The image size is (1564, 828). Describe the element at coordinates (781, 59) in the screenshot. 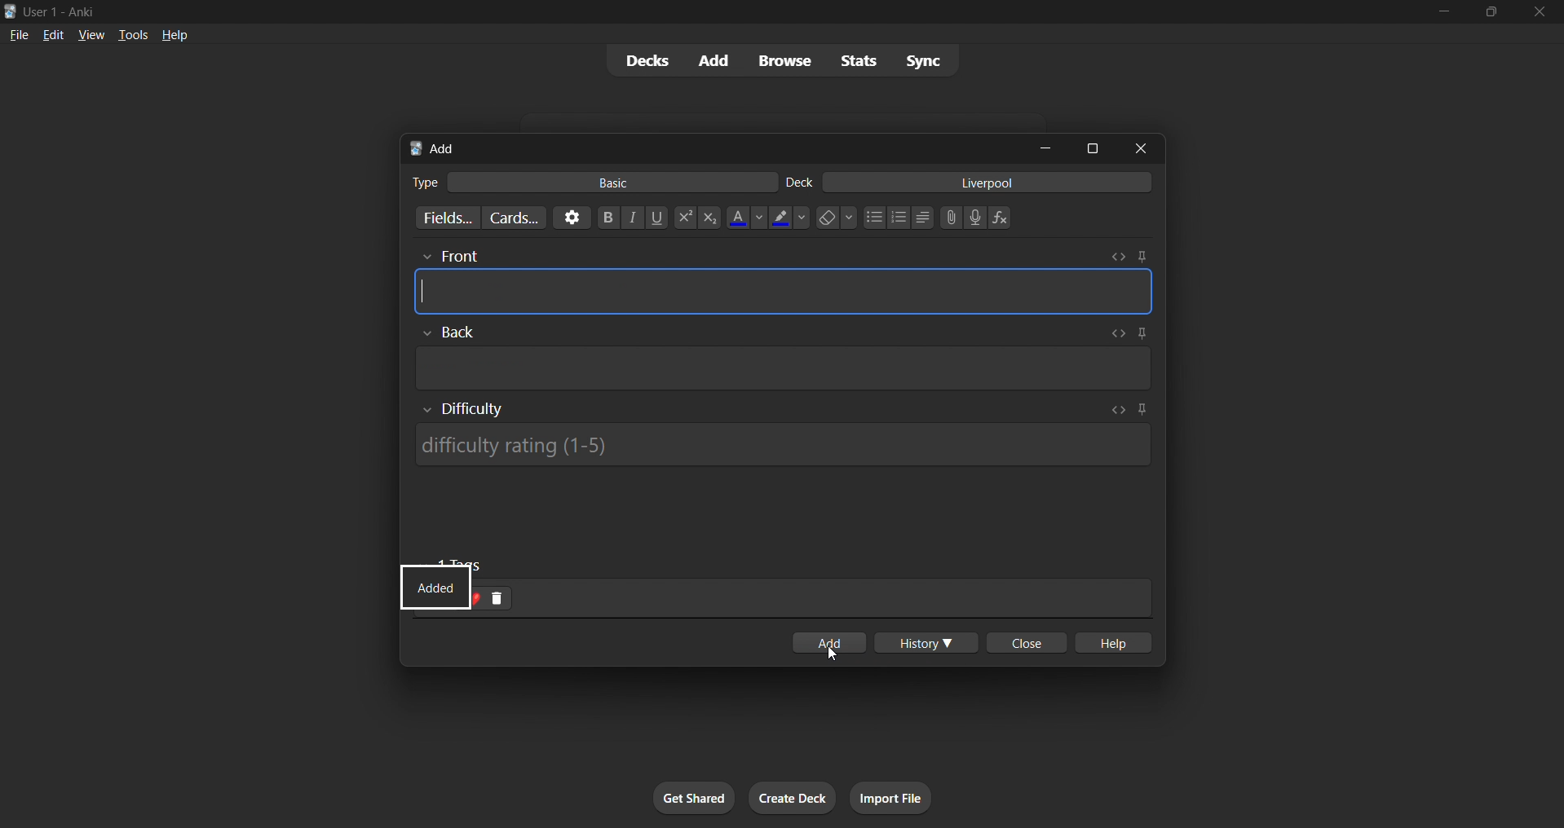

I see `browse` at that location.